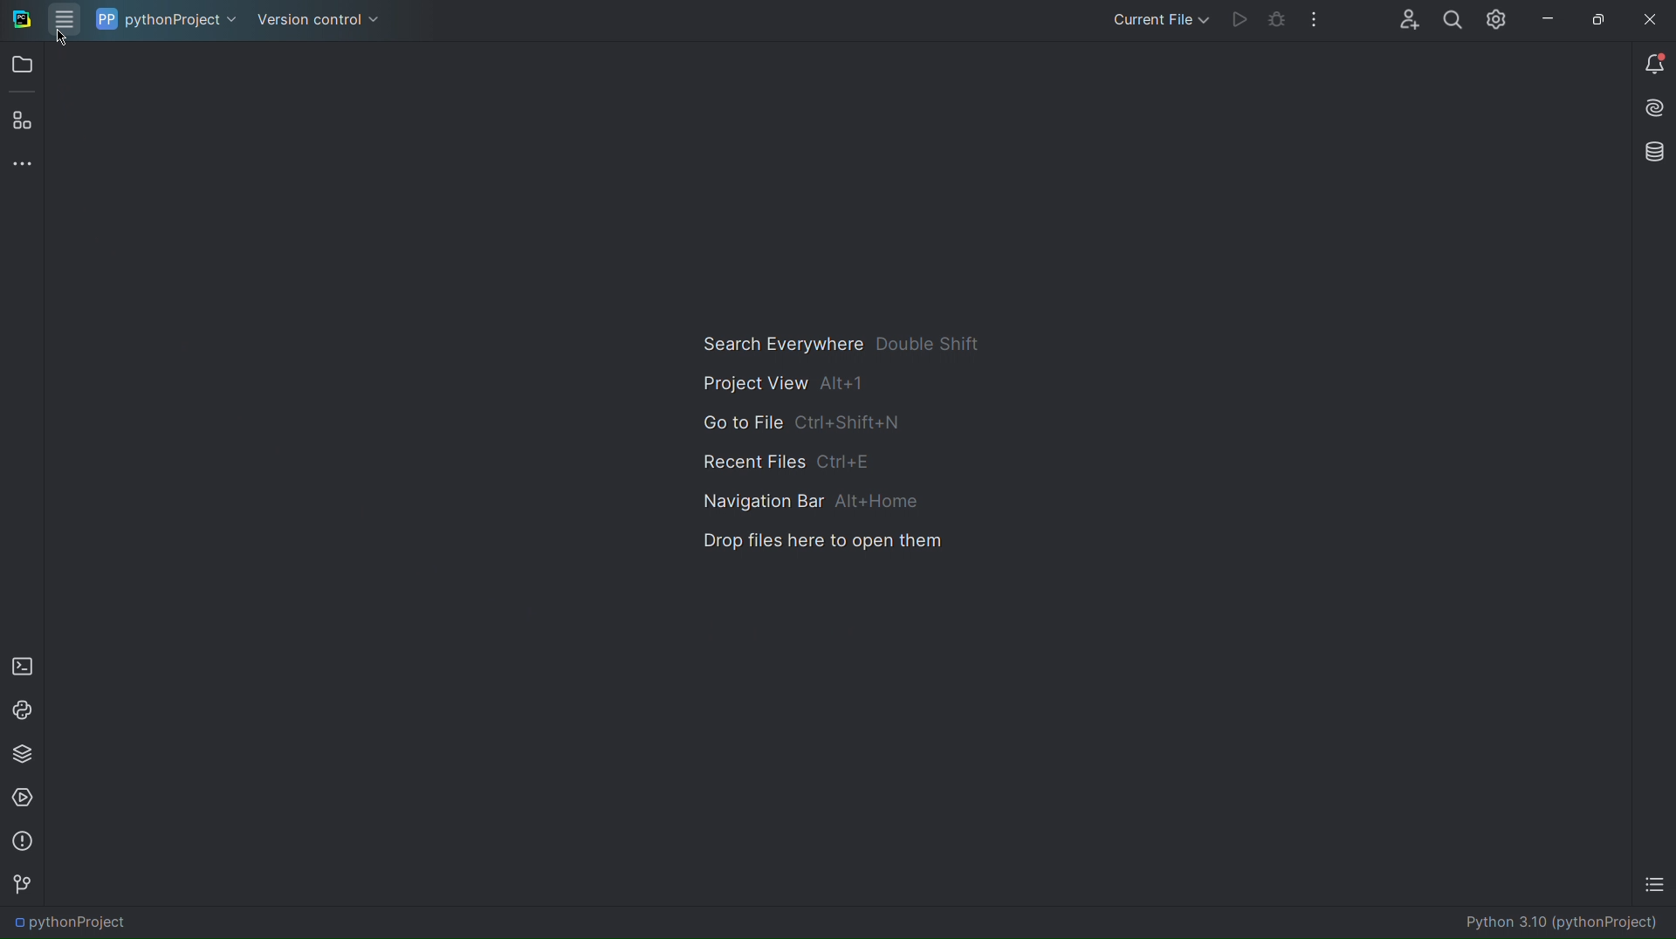 This screenshot has height=939, width=1676. Describe the element at coordinates (166, 20) in the screenshot. I see `pythonProject` at that location.